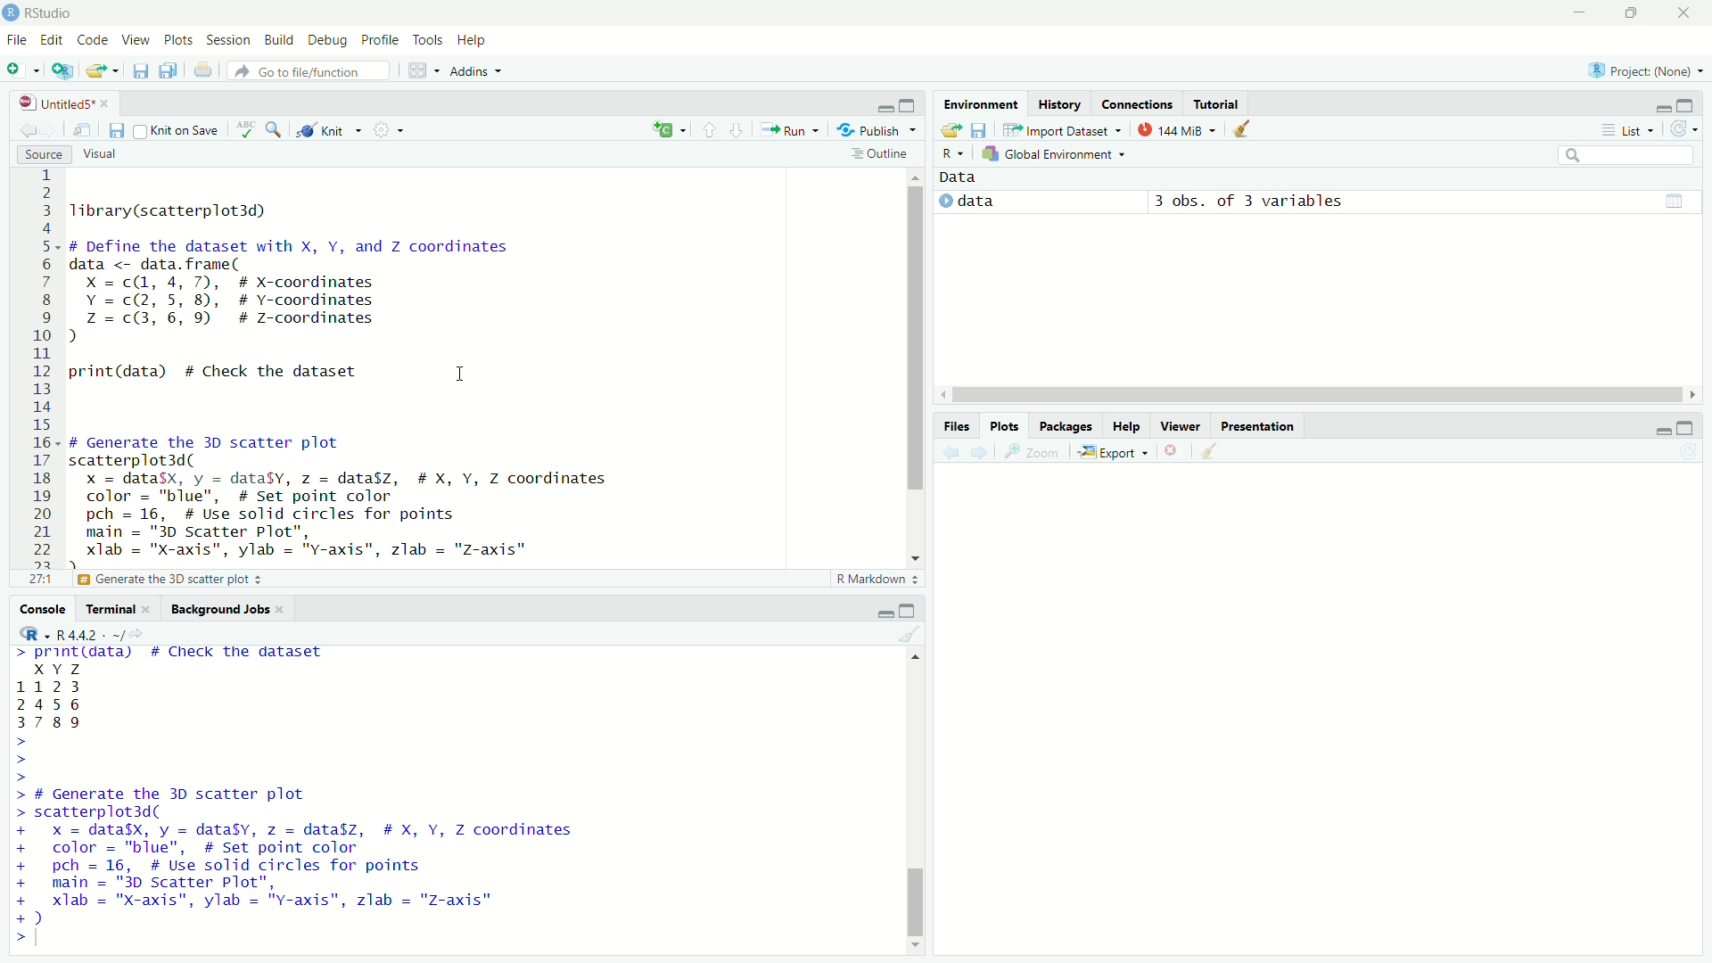 The width and height of the screenshot is (1712, 963). Describe the element at coordinates (52, 685) in the screenshot. I see `1123` at that location.